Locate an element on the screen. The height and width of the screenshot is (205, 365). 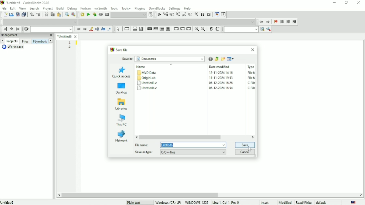
Paste is located at coordinates (59, 15).